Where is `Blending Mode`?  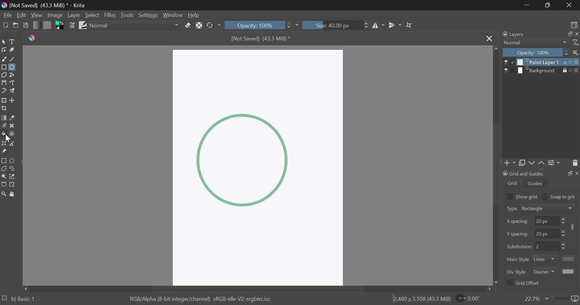
Blending Mode is located at coordinates (136, 25).